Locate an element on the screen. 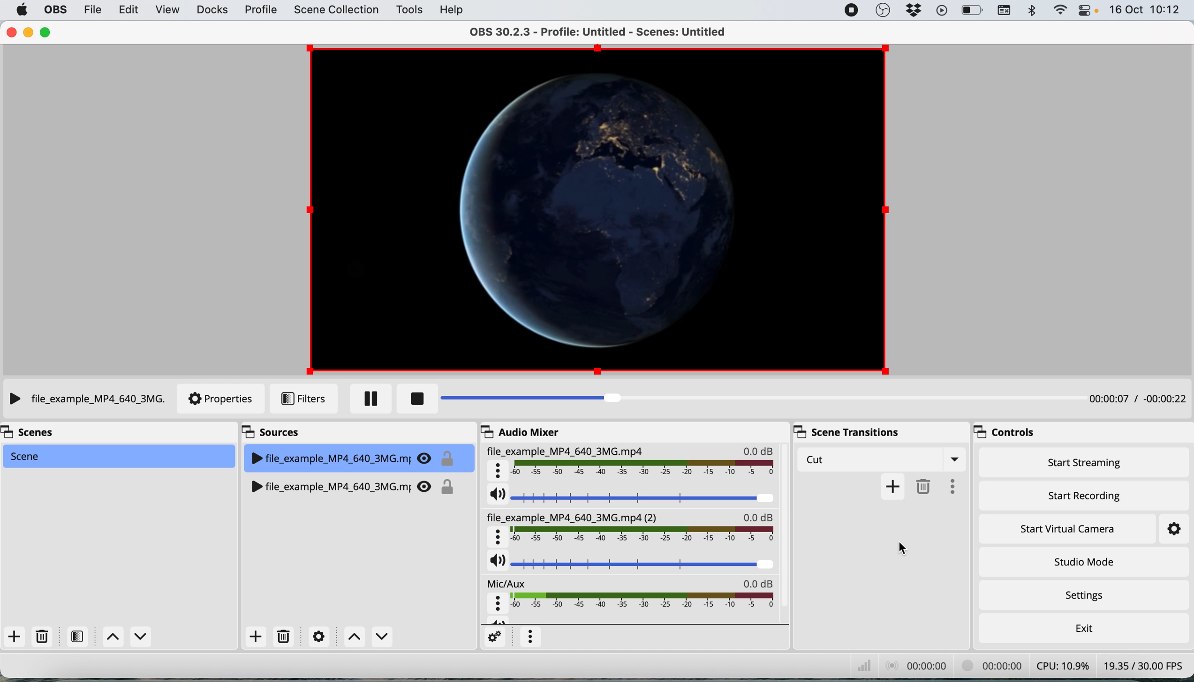 The width and height of the screenshot is (1194, 682). network is located at coordinates (861, 666).